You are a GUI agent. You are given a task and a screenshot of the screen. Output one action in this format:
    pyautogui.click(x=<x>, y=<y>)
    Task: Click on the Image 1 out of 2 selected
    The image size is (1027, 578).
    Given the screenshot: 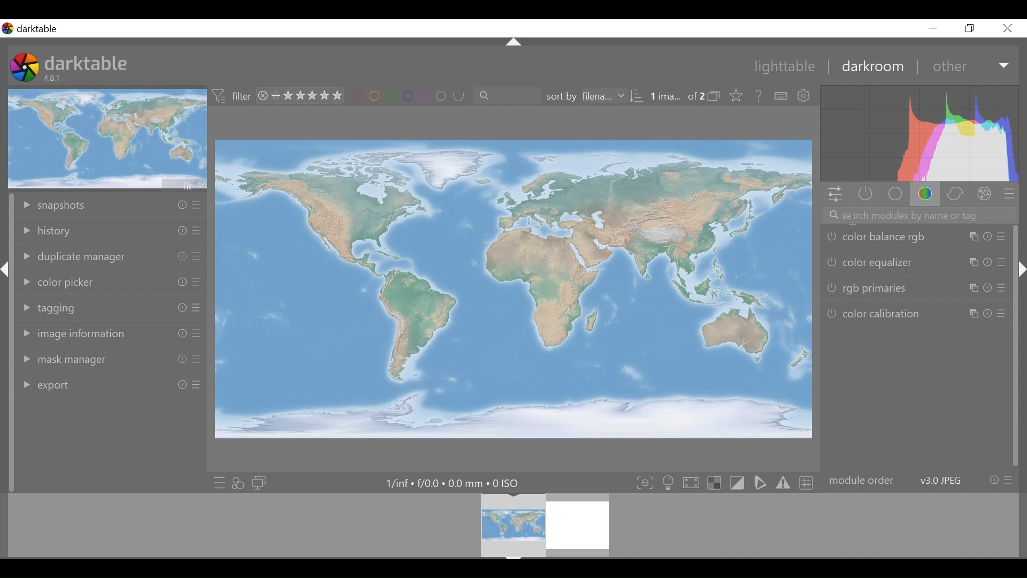 What is the action you would take?
    pyautogui.click(x=677, y=95)
    